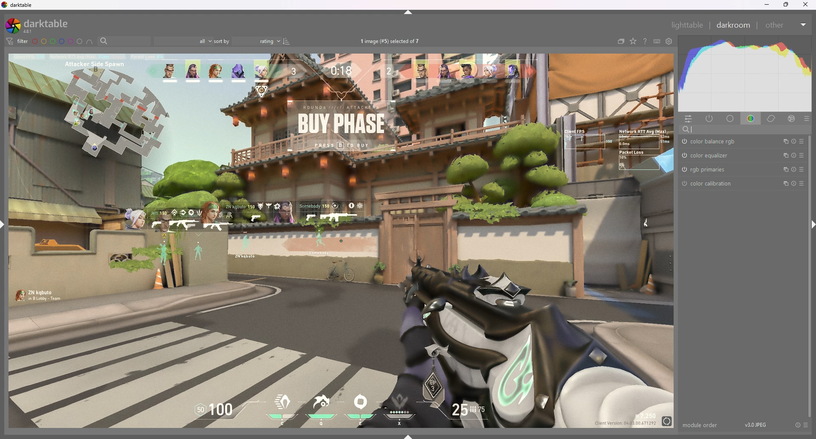  What do you see at coordinates (620, 41) in the screenshot?
I see `collapse grouped images` at bounding box center [620, 41].